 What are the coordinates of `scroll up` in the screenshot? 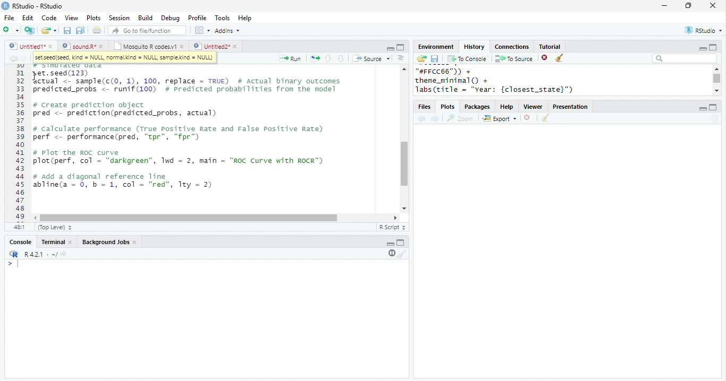 It's located at (403, 68).